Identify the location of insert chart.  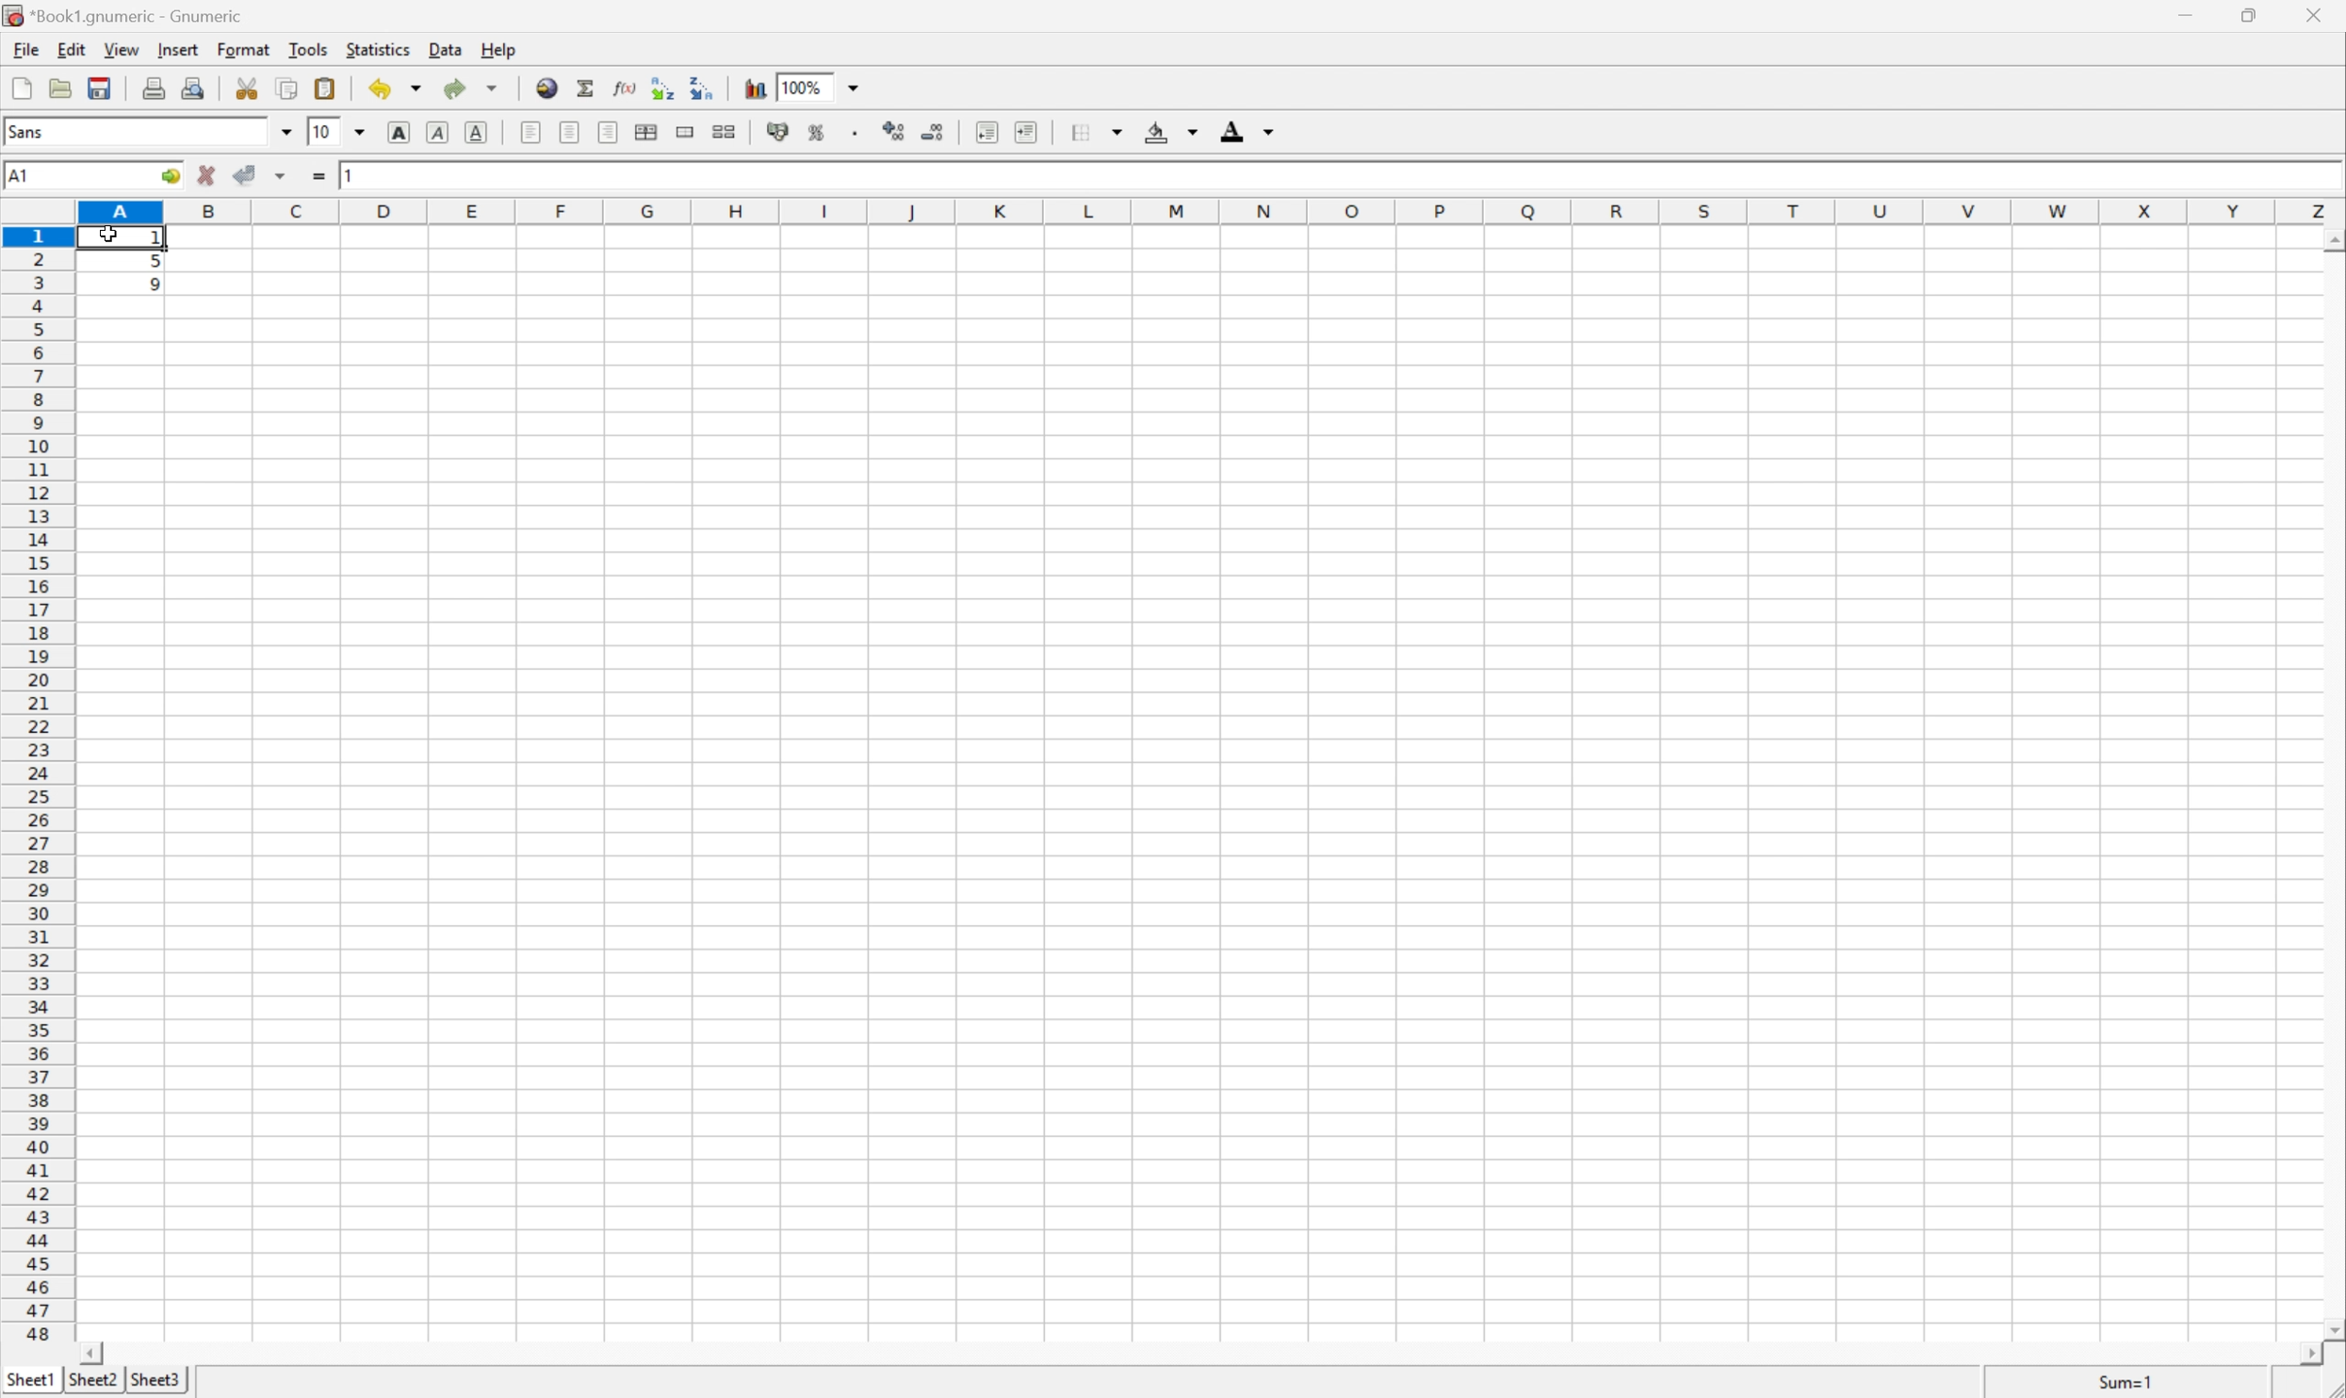
(754, 86).